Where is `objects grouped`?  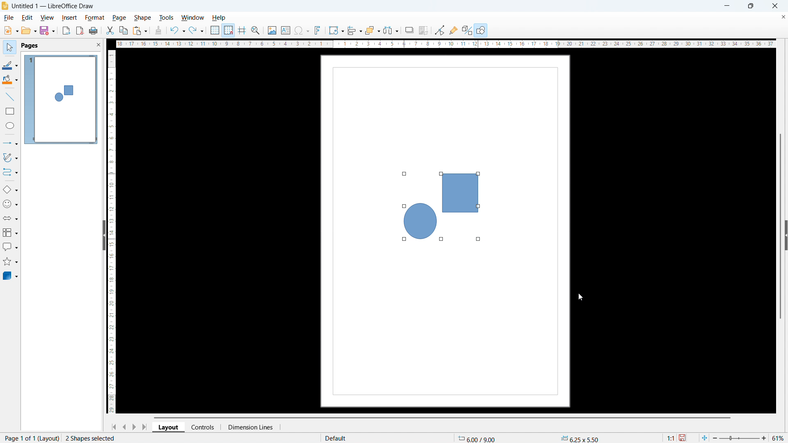
objects grouped is located at coordinates (441, 208).